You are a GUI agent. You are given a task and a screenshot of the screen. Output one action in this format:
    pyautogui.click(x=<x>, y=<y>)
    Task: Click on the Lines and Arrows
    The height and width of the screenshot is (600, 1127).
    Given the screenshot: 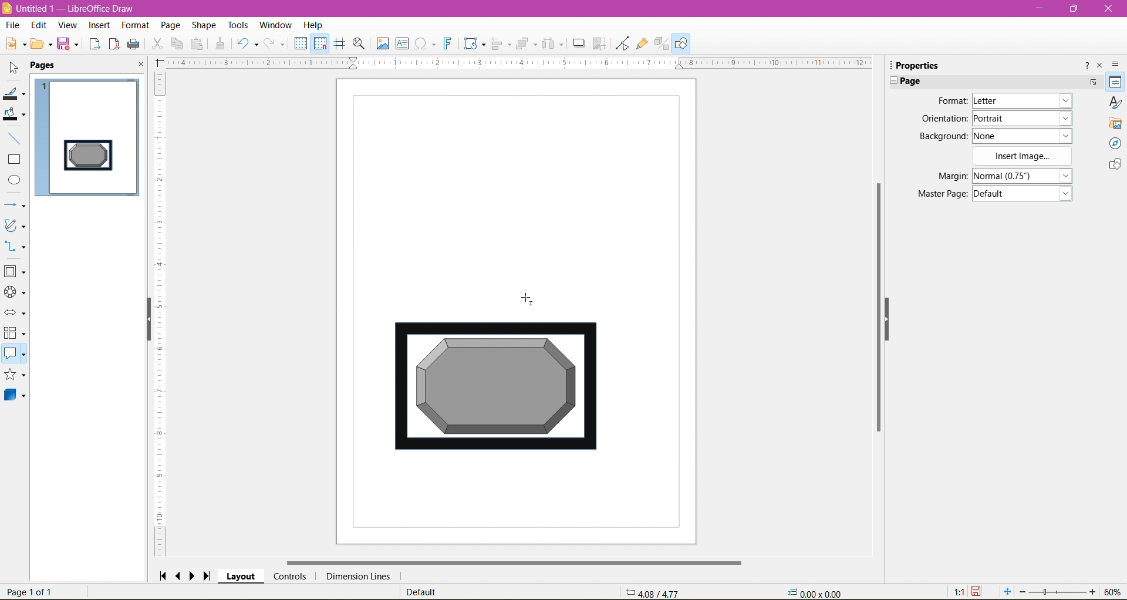 What is the action you would take?
    pyautogui.click(x=15, y=205)
    